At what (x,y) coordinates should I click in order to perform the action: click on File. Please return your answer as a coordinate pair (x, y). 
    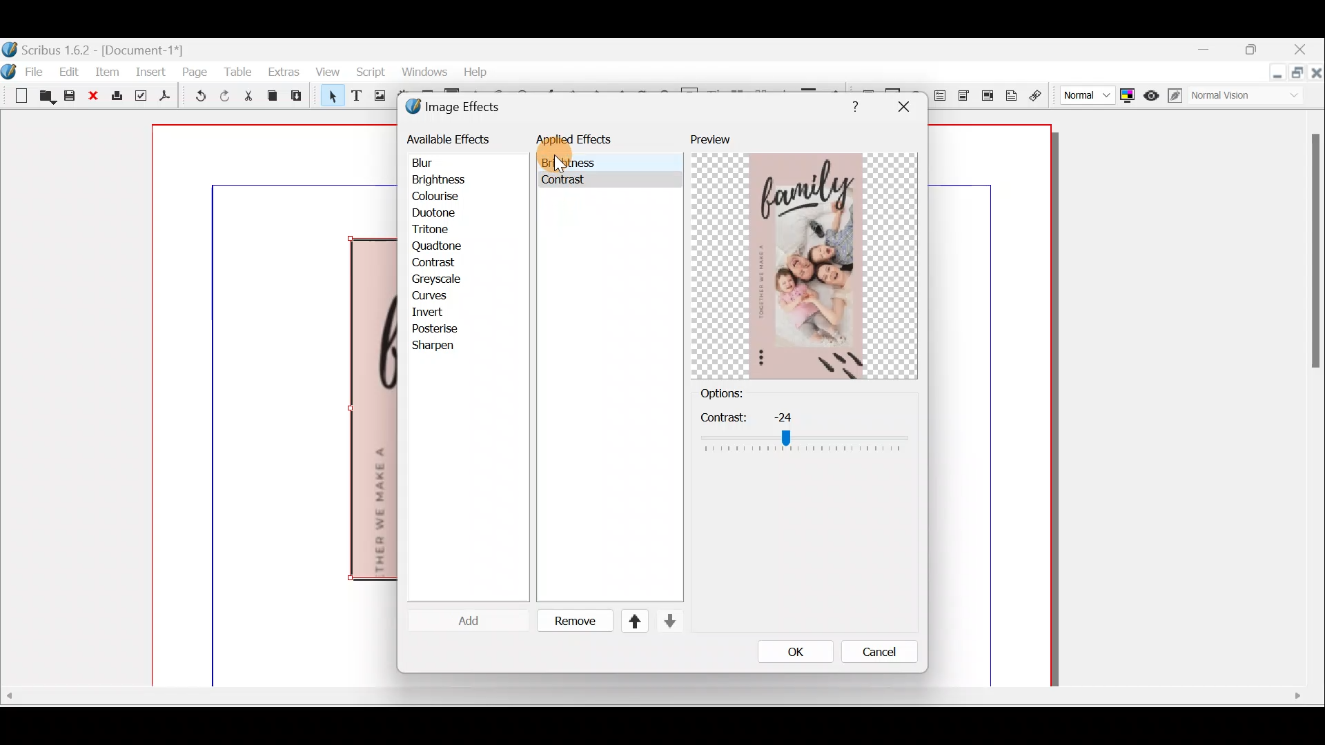
    Looking at the image, I should click on (39, 70).